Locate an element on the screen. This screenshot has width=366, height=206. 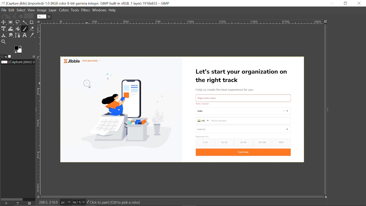
Crop tool is located at coordinates (32, 22).